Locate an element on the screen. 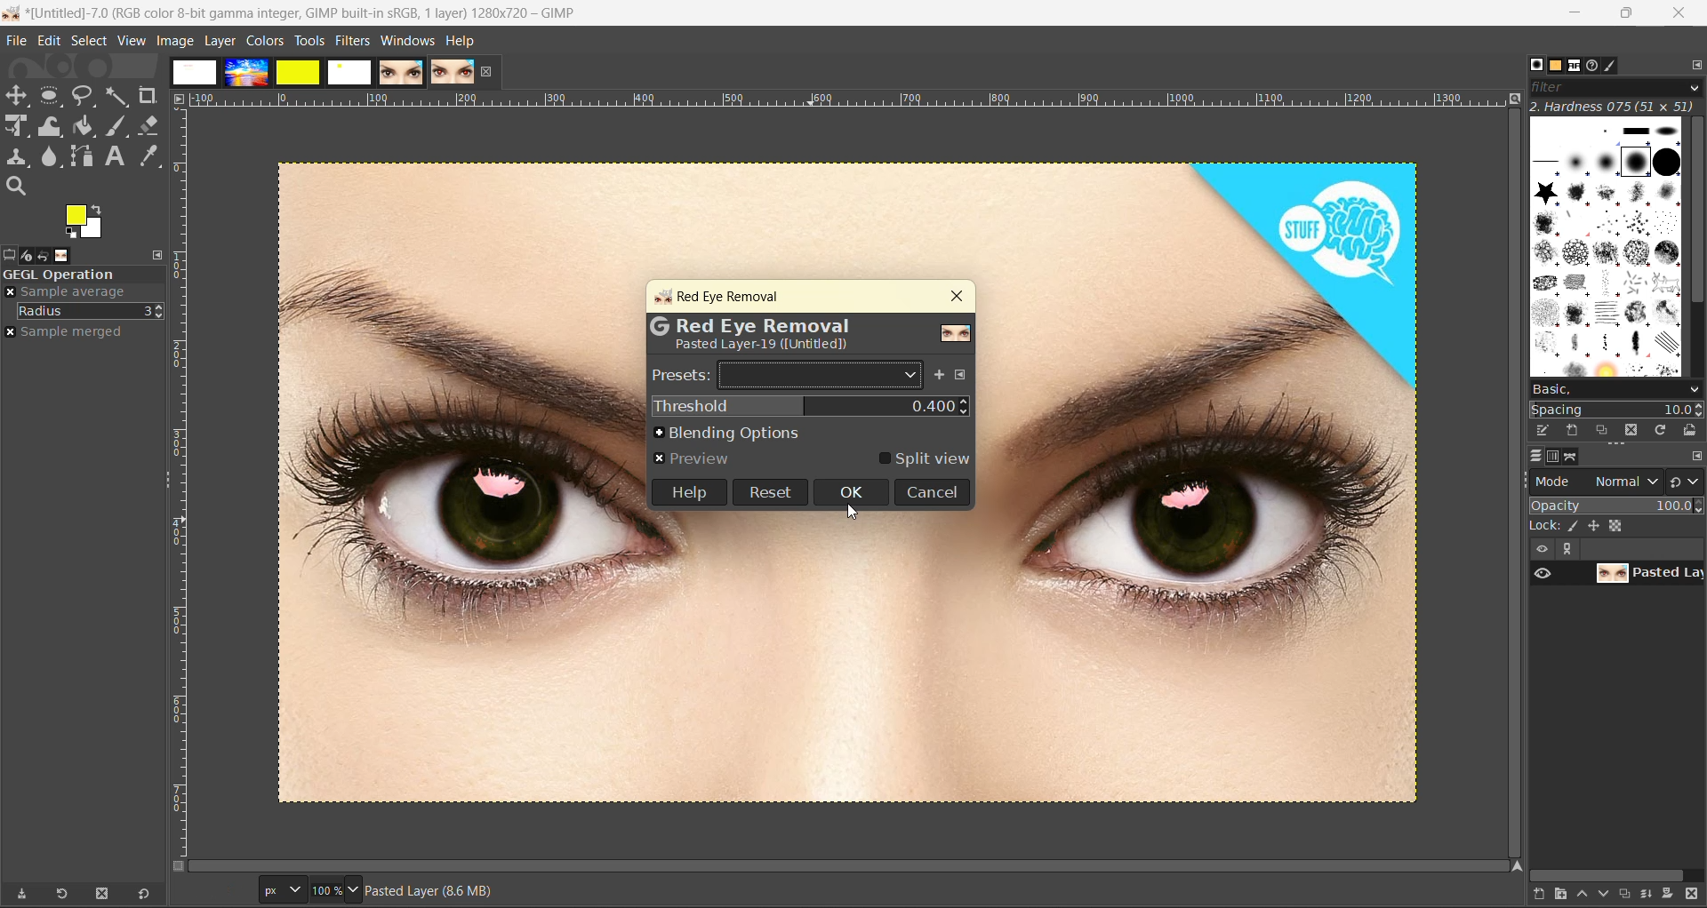  size is located at coordinates (309, 889).